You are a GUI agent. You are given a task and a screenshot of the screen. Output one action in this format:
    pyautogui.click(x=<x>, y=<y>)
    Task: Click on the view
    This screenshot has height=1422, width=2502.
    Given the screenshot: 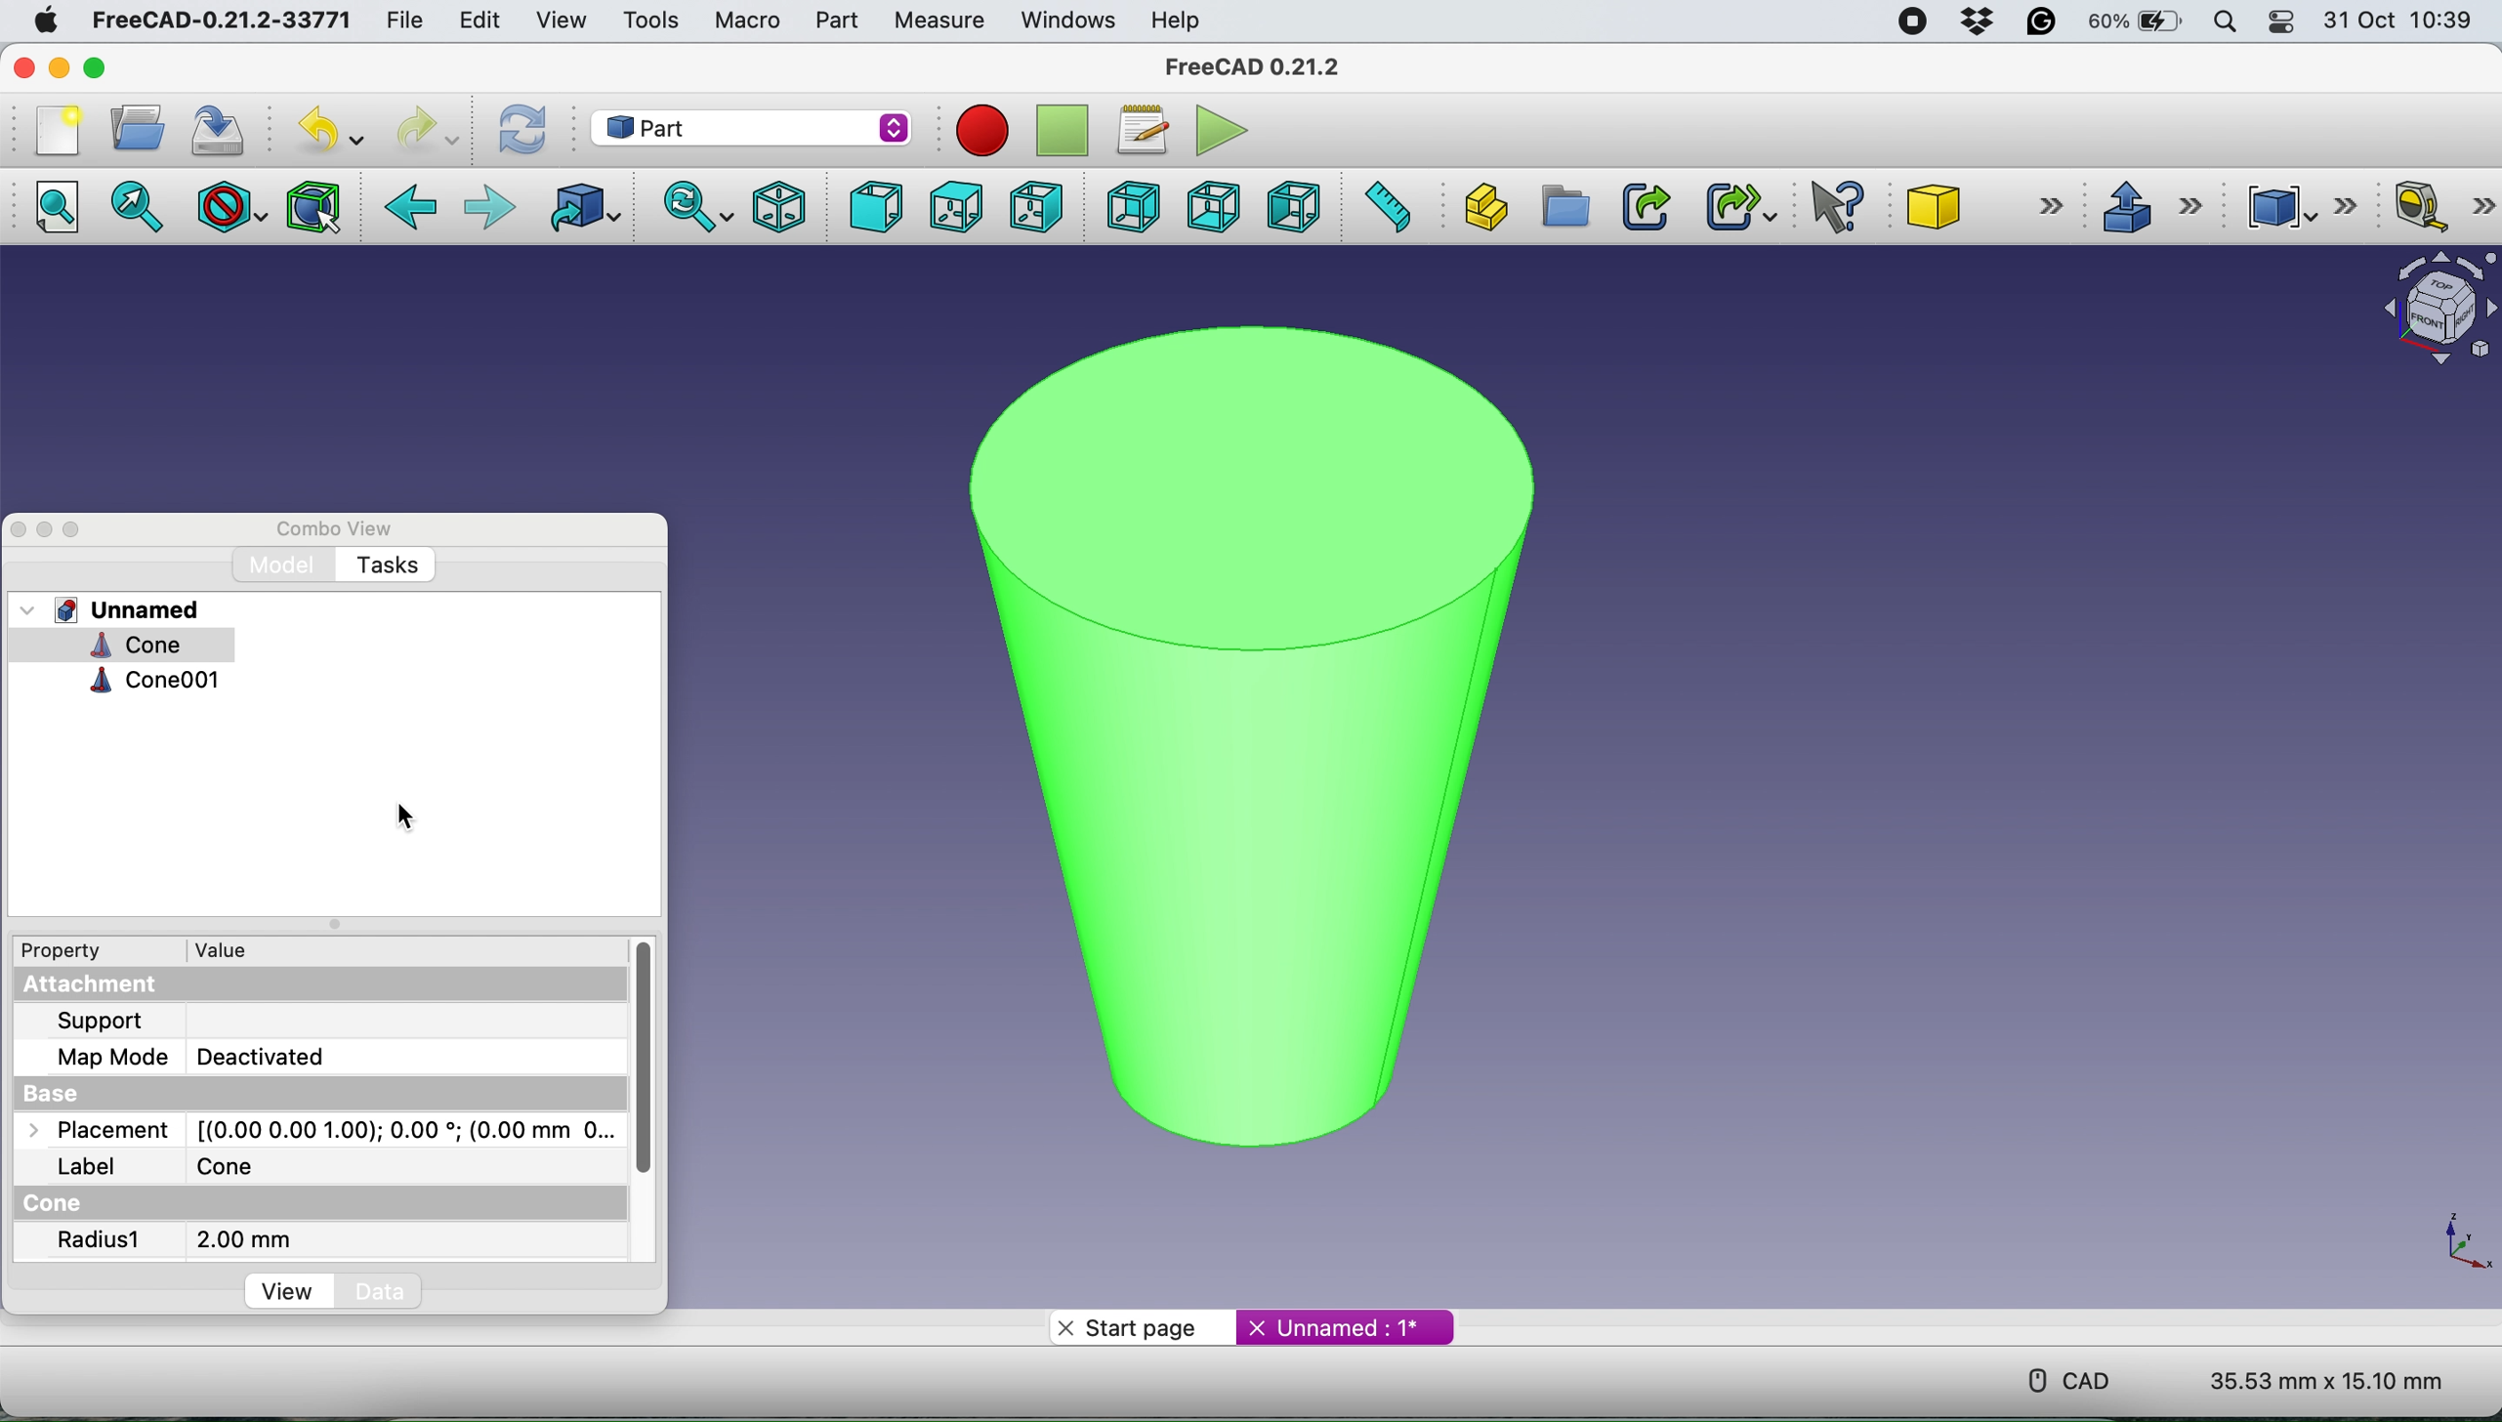 What is the action you would take?
    pyautogui.click(x=291, y=1294)
    